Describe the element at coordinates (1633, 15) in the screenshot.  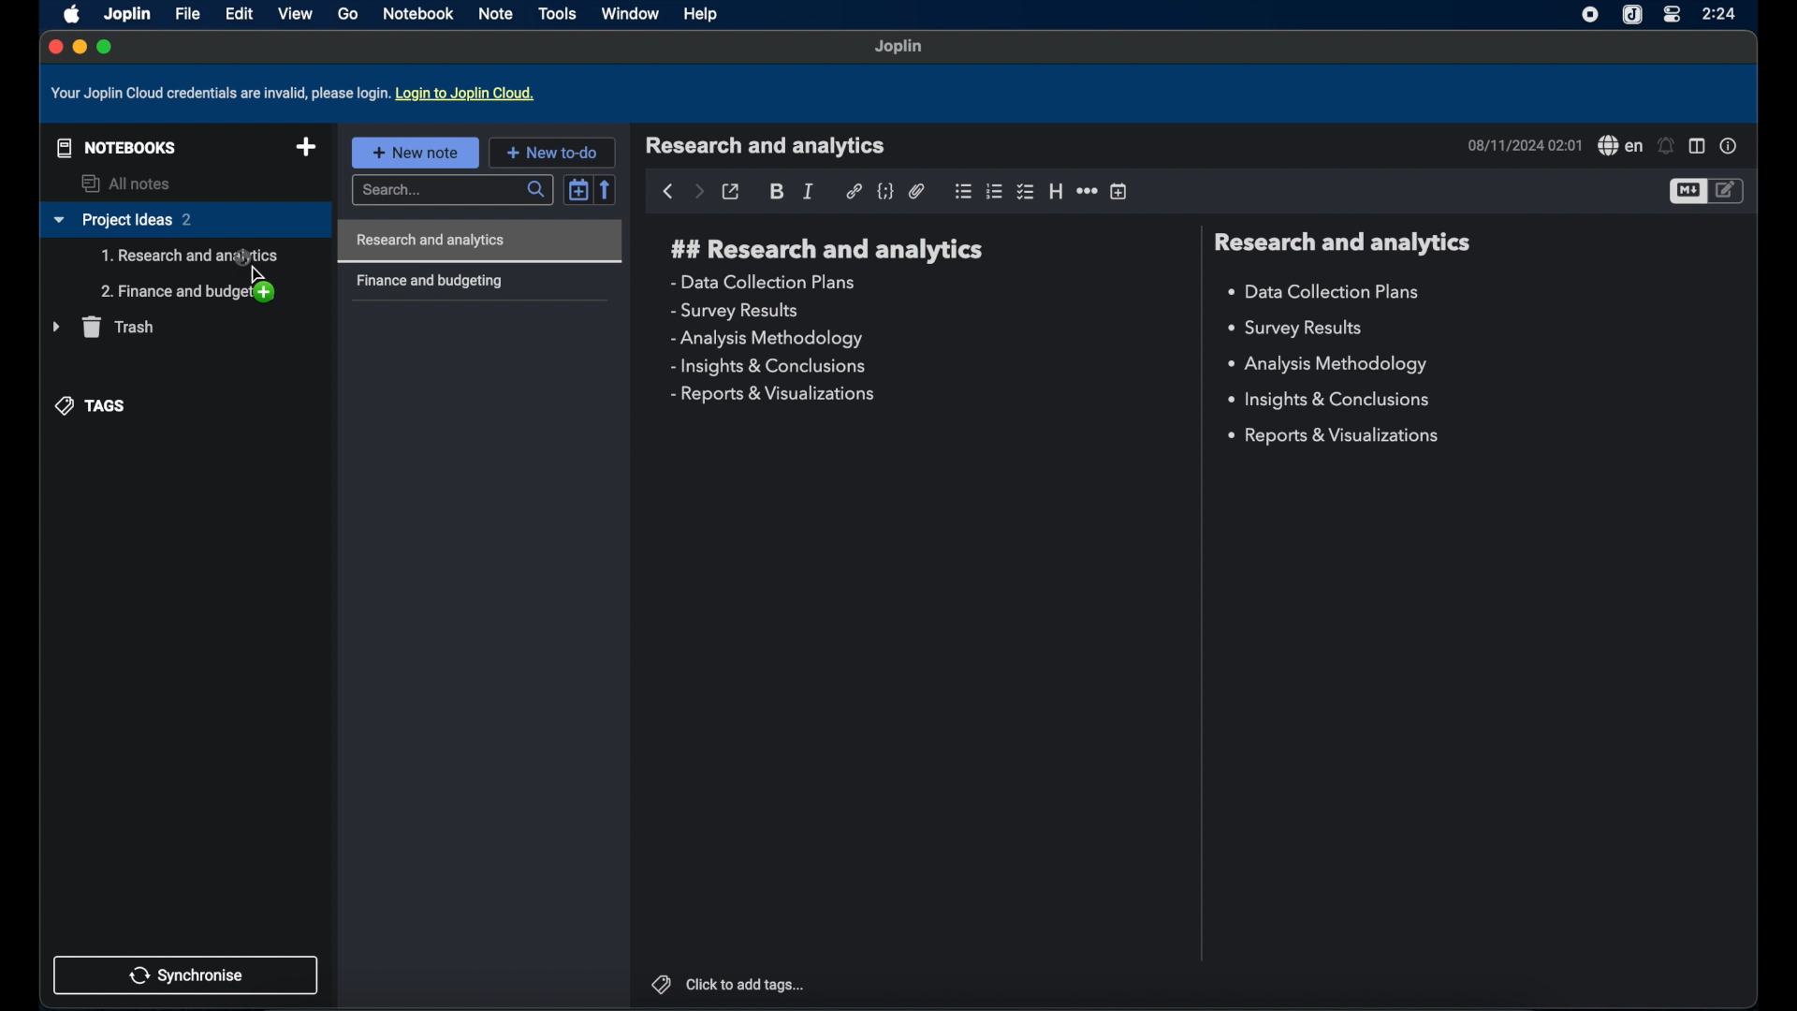
I see `joplin icon` at that location.